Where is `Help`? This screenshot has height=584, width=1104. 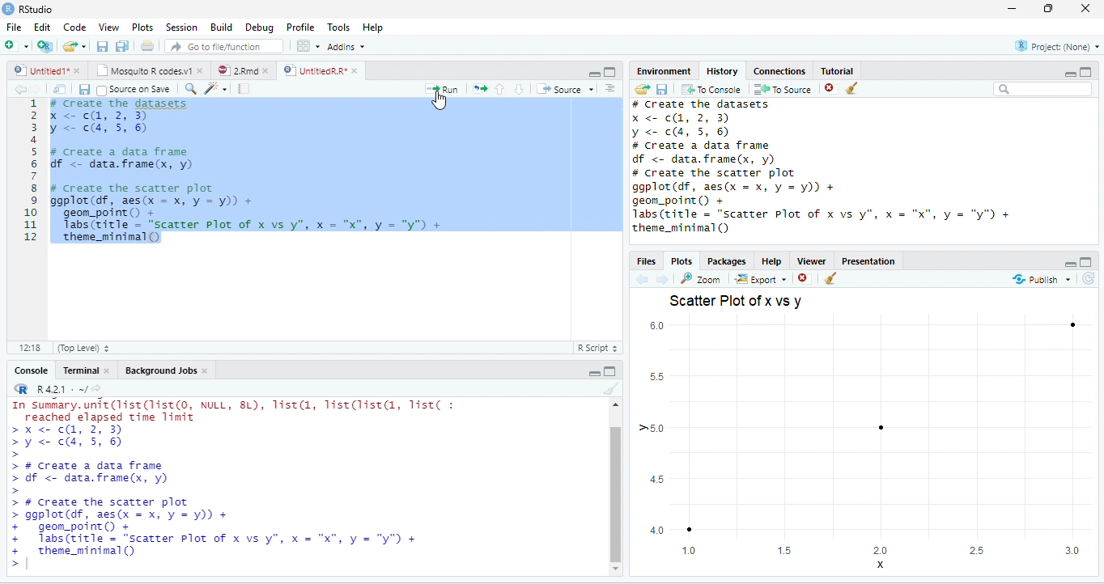 Help is located at coordinates (771, 260).